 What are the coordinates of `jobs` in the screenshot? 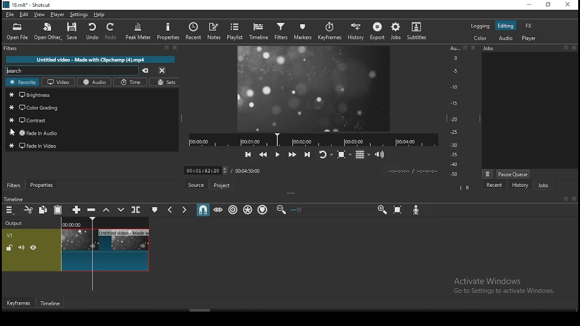 It's located at (396, 32).